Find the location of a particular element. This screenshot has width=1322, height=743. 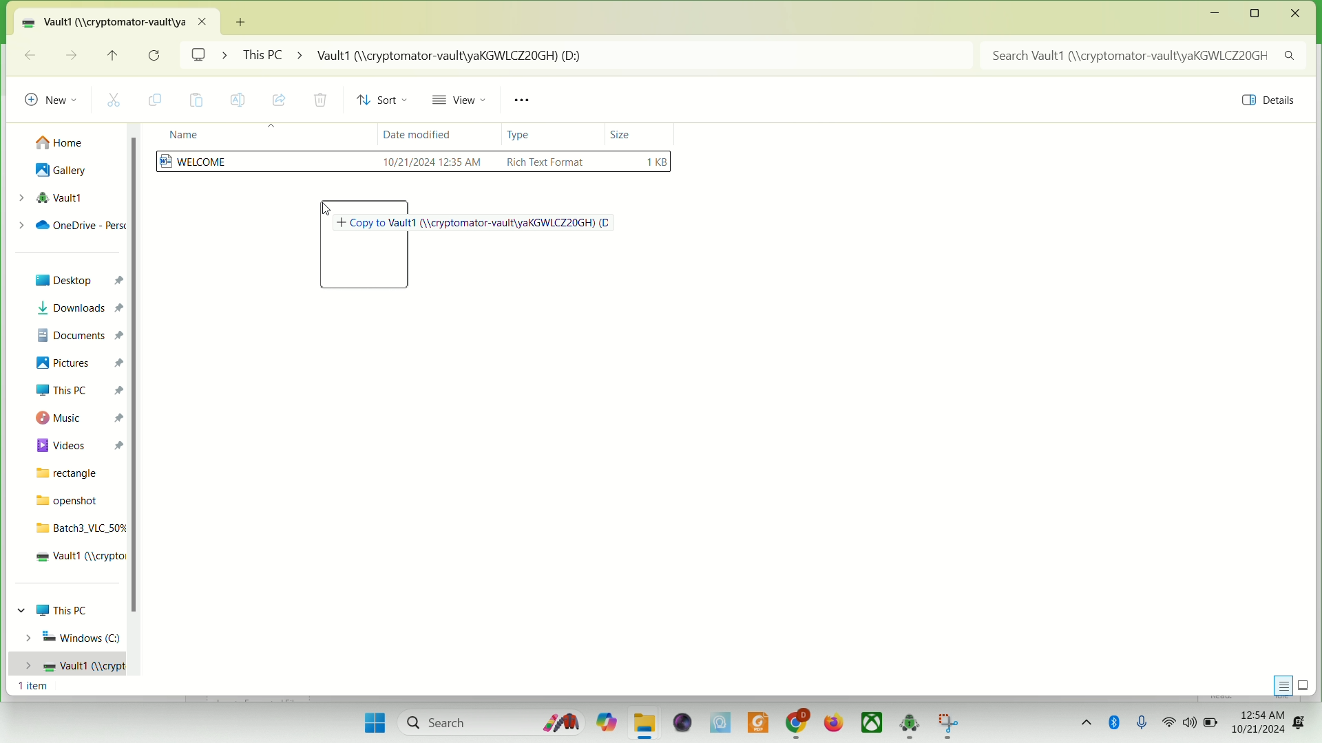

cursor is located at coordinates (324, 210).